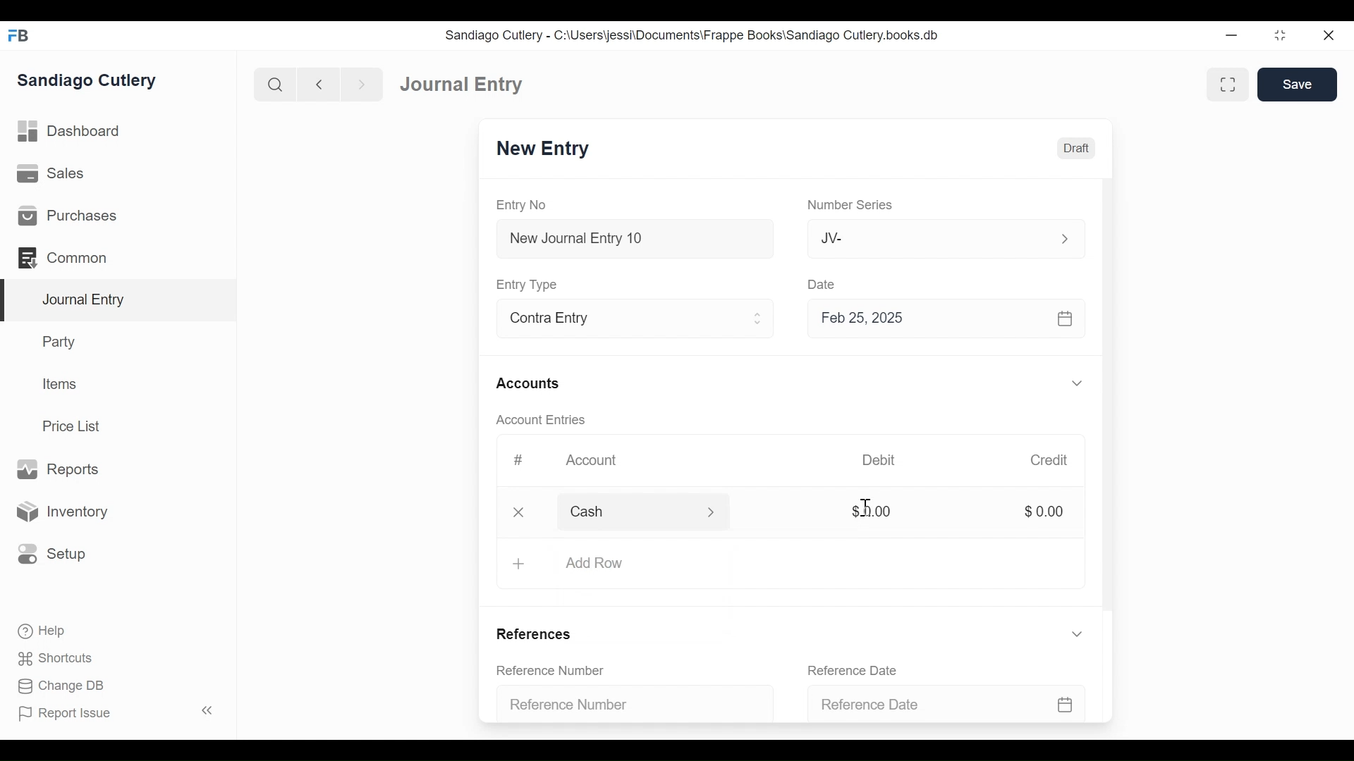 This screenshot has height=761, width=1354. Describe the element at coordinates (628, 703) in the screenshot. I see `Reference Number` at that location.